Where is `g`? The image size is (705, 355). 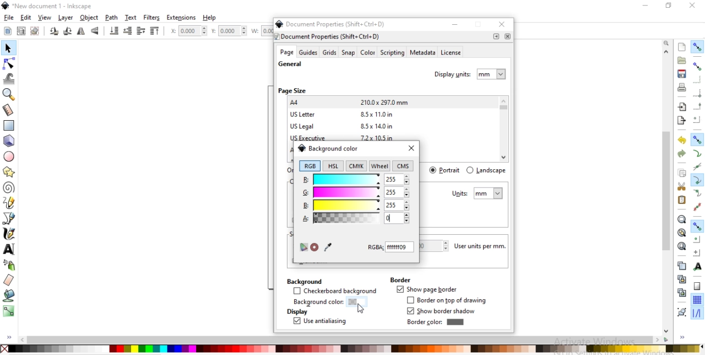 g is located at coordinates (356, 193).